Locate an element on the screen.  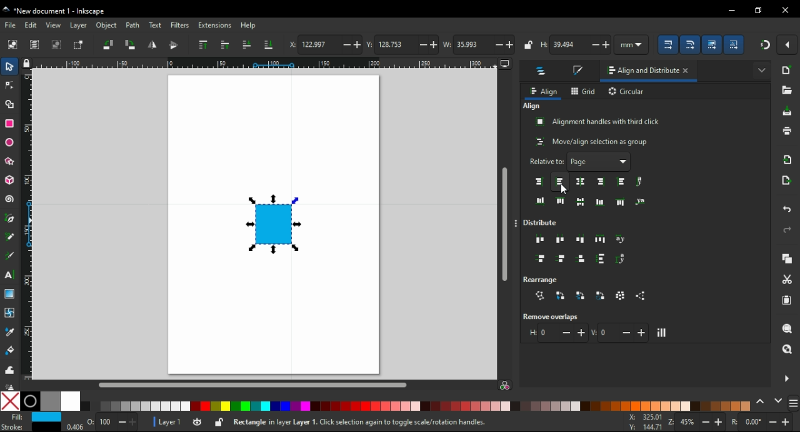
align text anchors horizontally is located at coordinates (644, 200).